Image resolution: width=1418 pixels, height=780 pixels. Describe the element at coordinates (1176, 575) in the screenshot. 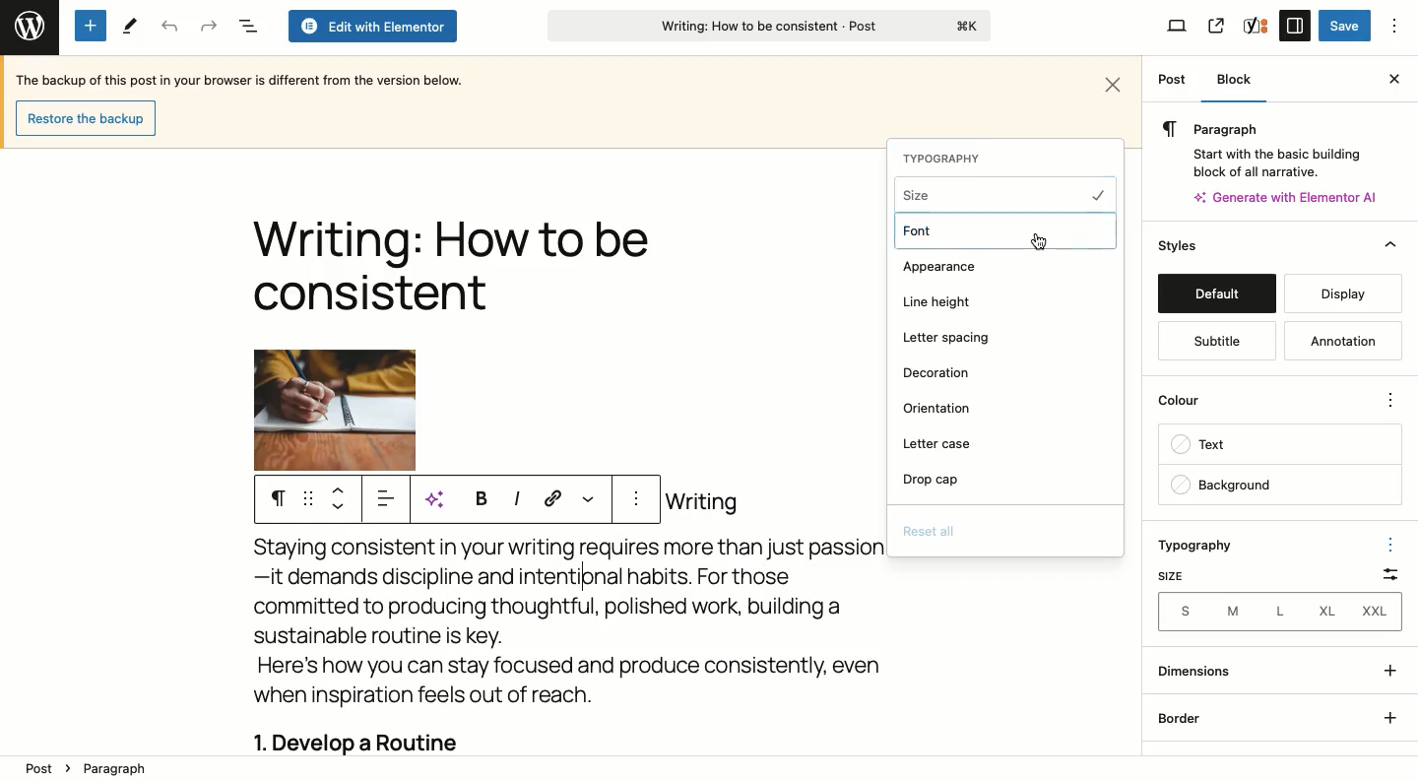

I see `Size` at that location.